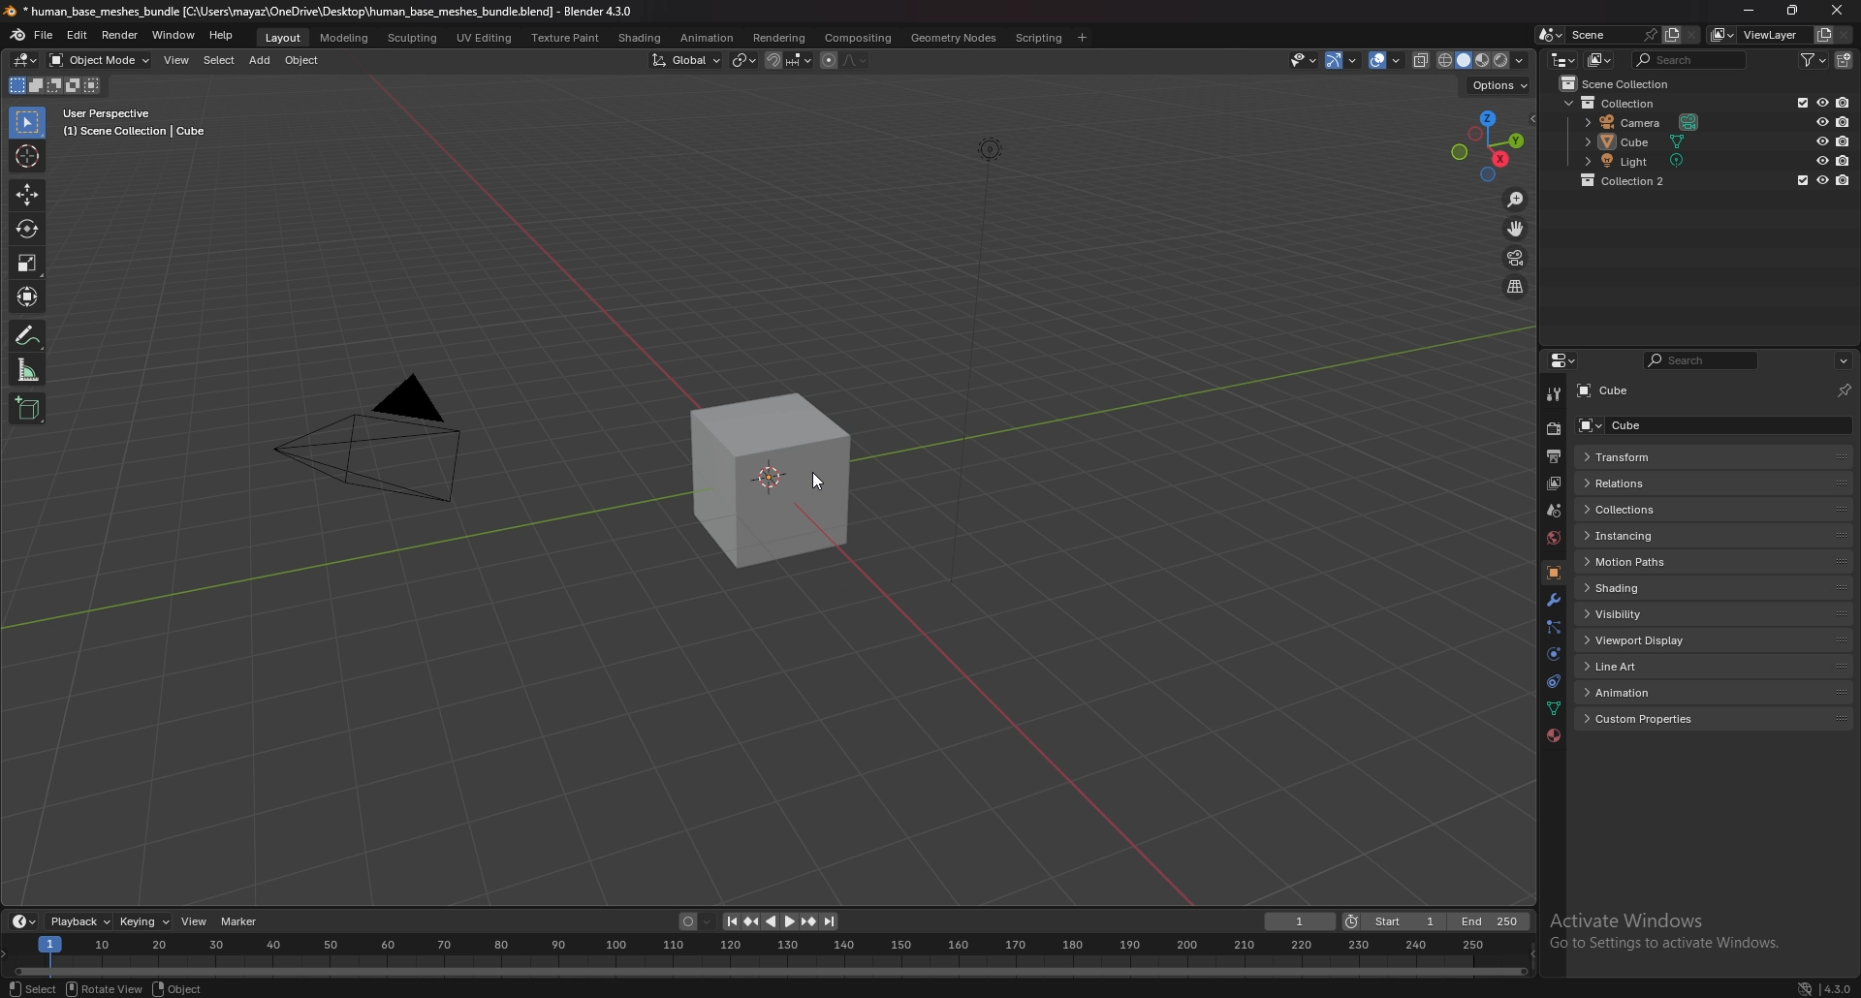  Describe the element at coordinates (1553, 483) in the screenshot. I see `view layer` at that location.